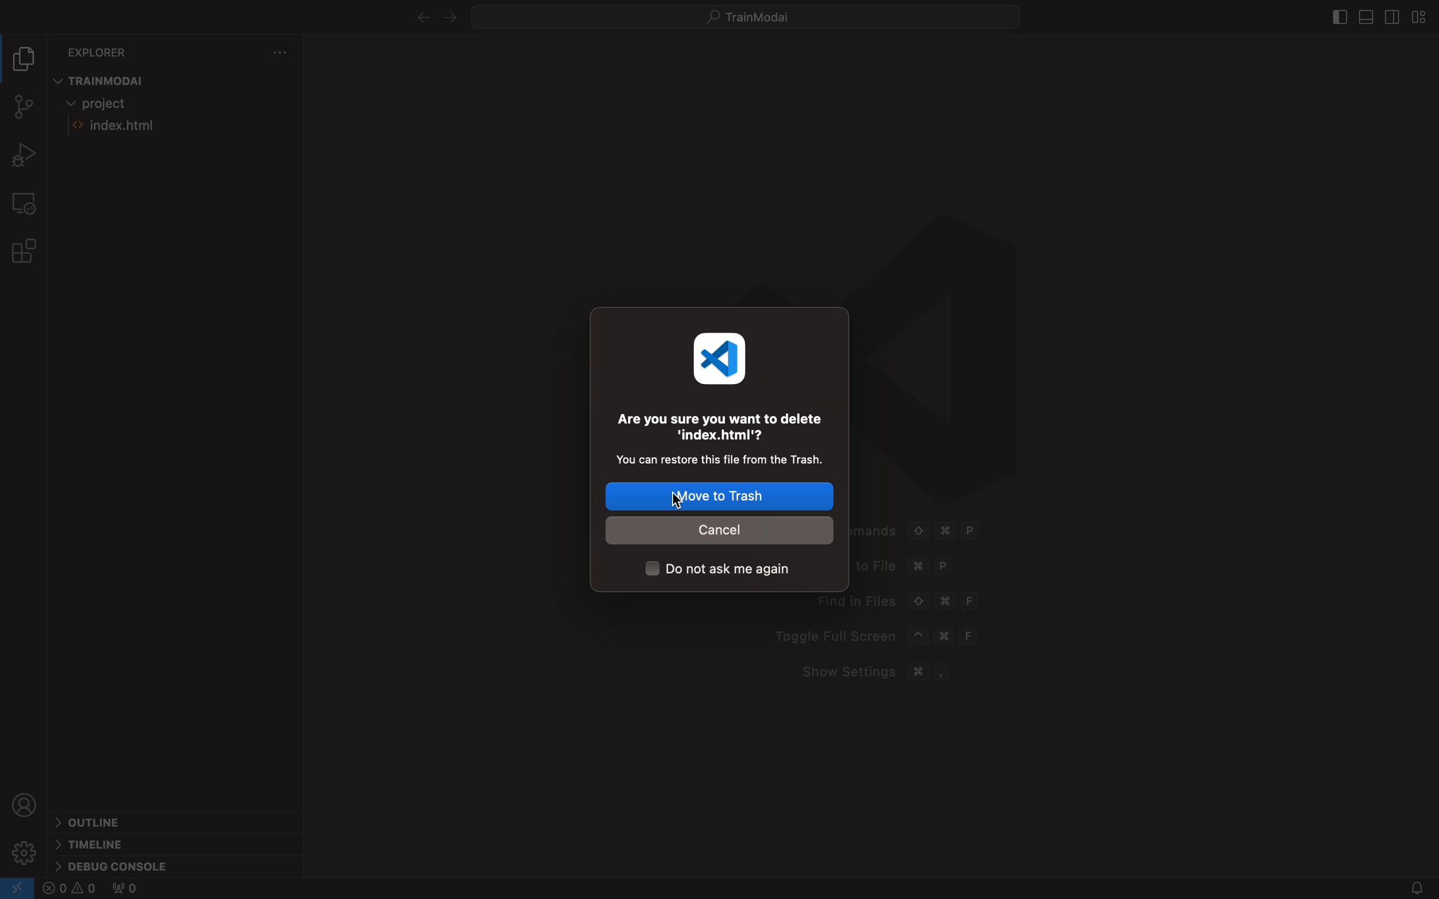 The height and width of the screenshot is (899, 1439). What do you see at coordinates (1365, 18) in the screenshot?
I see `toggle primary bar` at bounding box center [1365, 18].